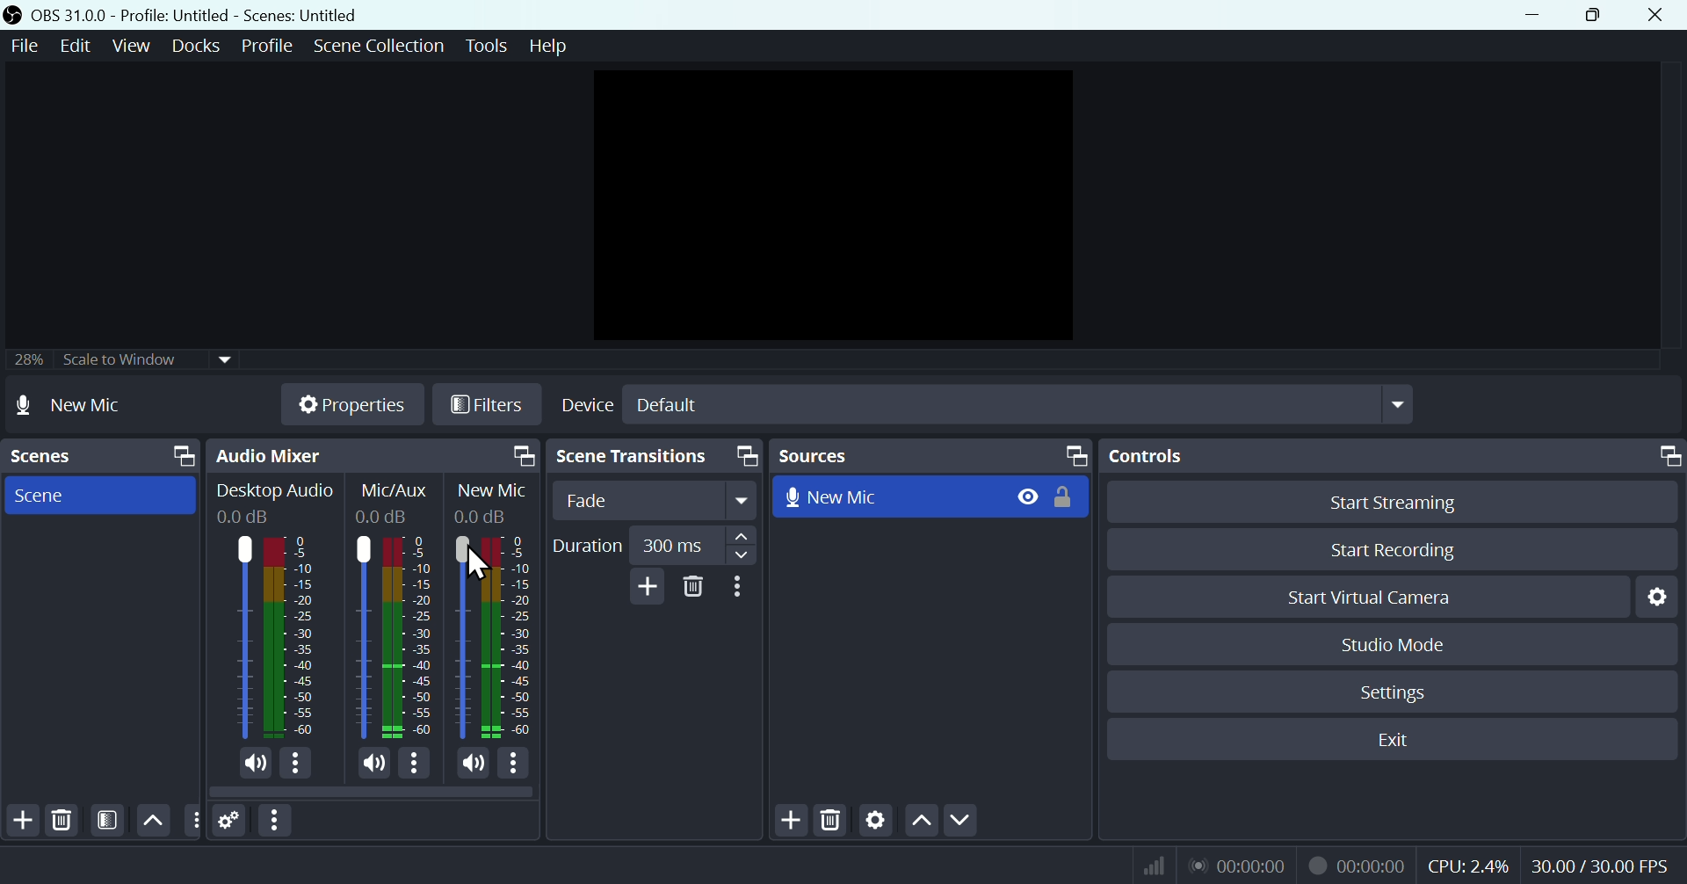 This screenshot has width=1687, height=884. Describe the element at coordinates (362, 636) in the screenshot. I see `Mic/Aux` at that location.